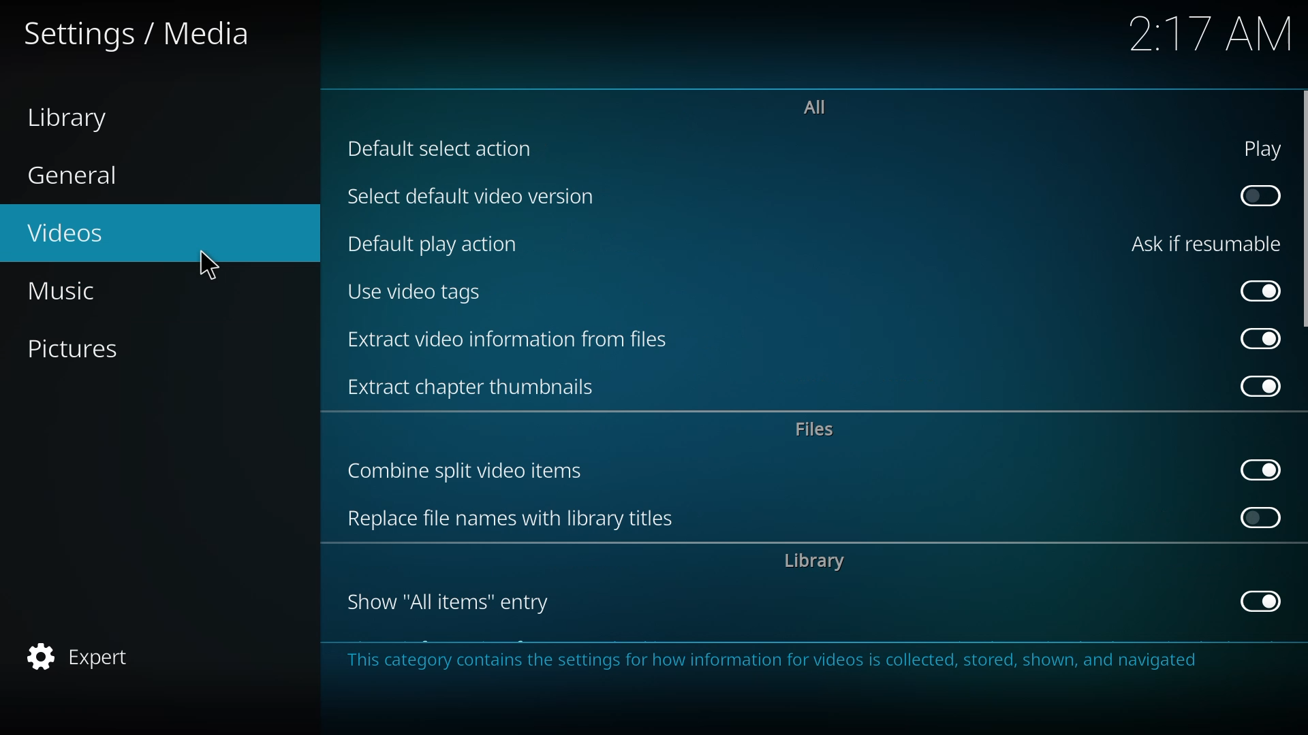 The width and height of the screenshot is (1308, 735). I want to click on files, so click(819, 429).